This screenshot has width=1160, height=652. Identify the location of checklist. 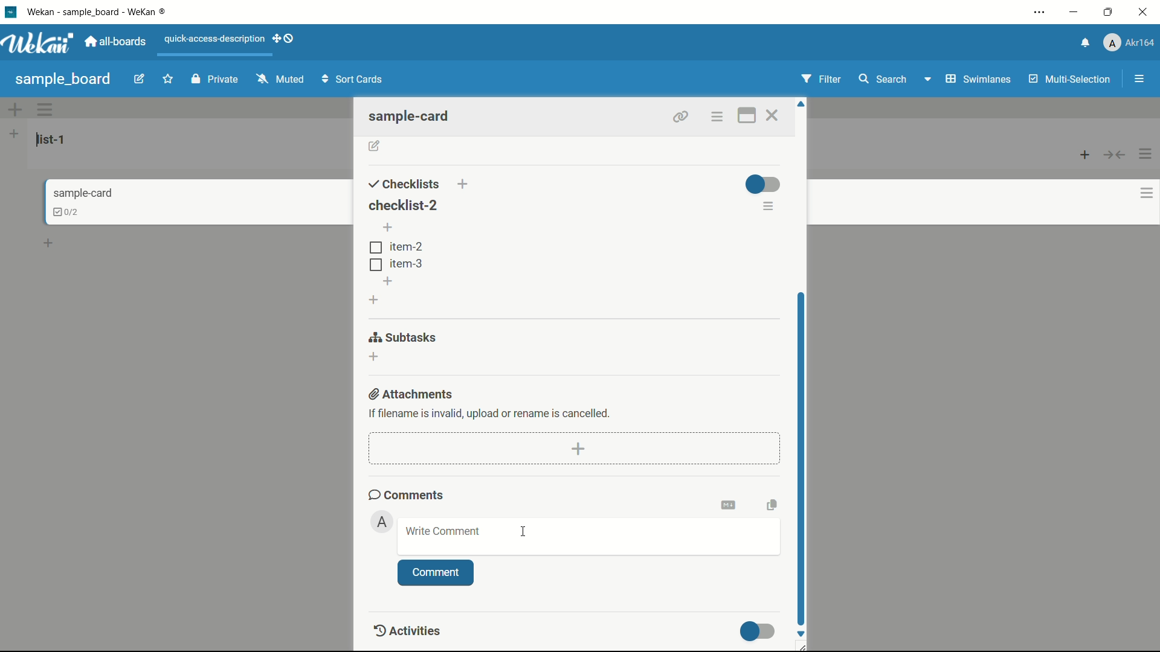
(59, 211).